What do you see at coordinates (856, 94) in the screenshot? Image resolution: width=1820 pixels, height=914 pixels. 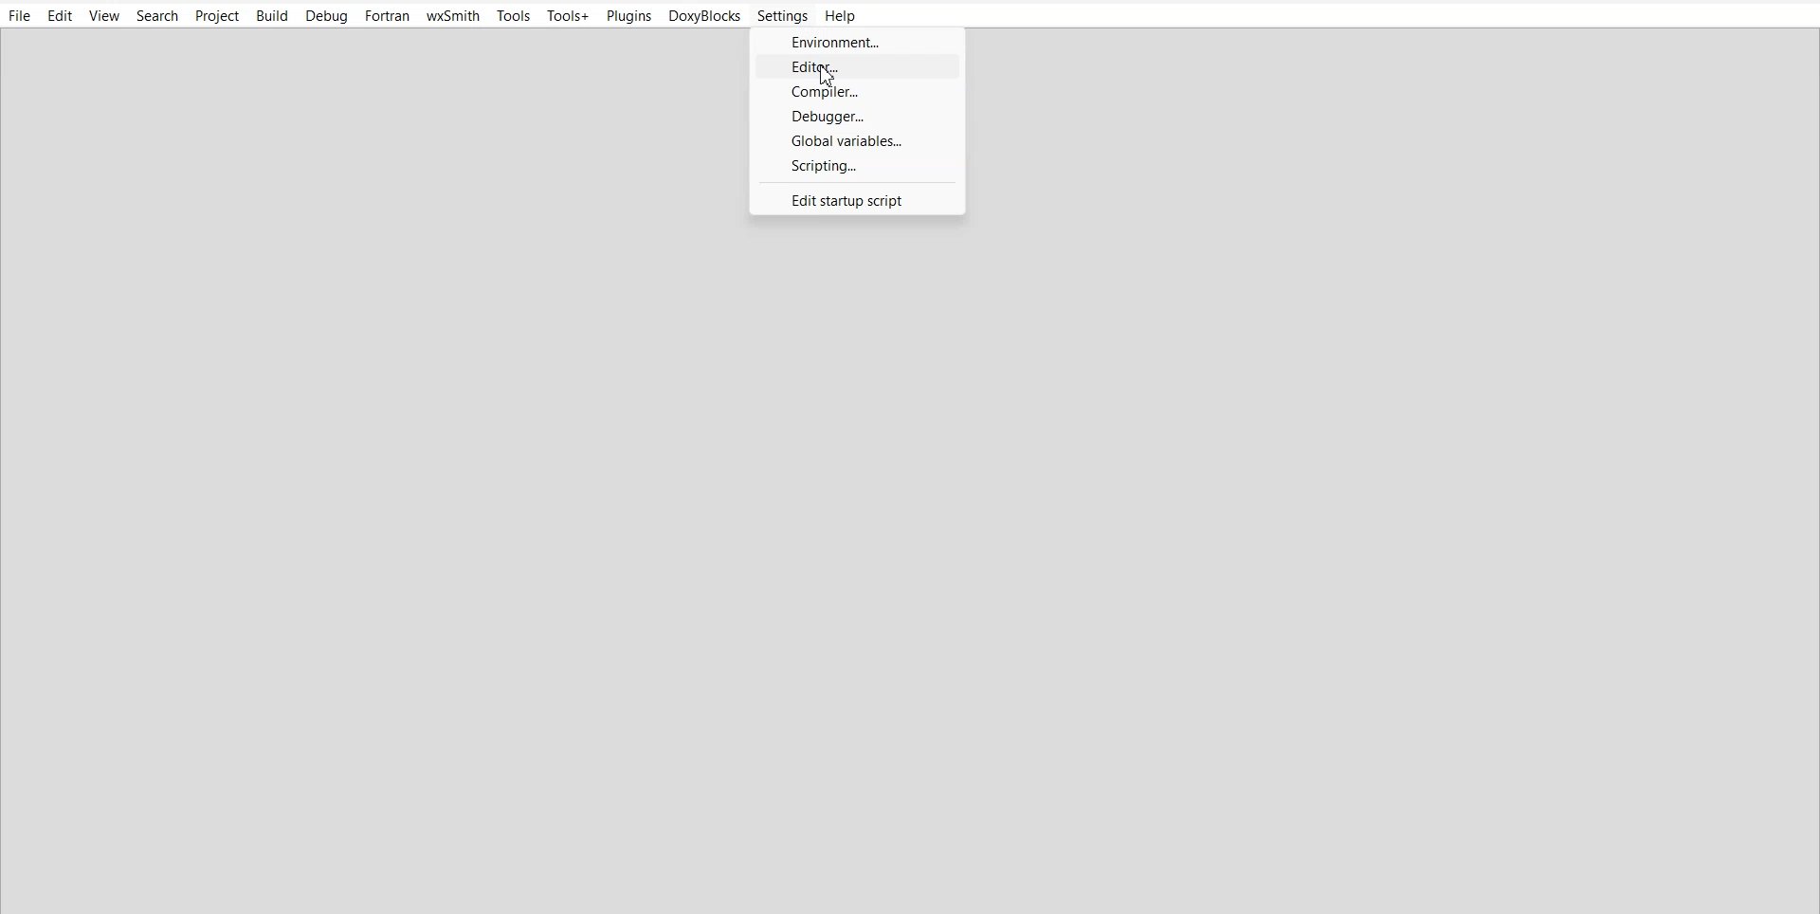 I see `Compiler` at bounding box center [856, 94].